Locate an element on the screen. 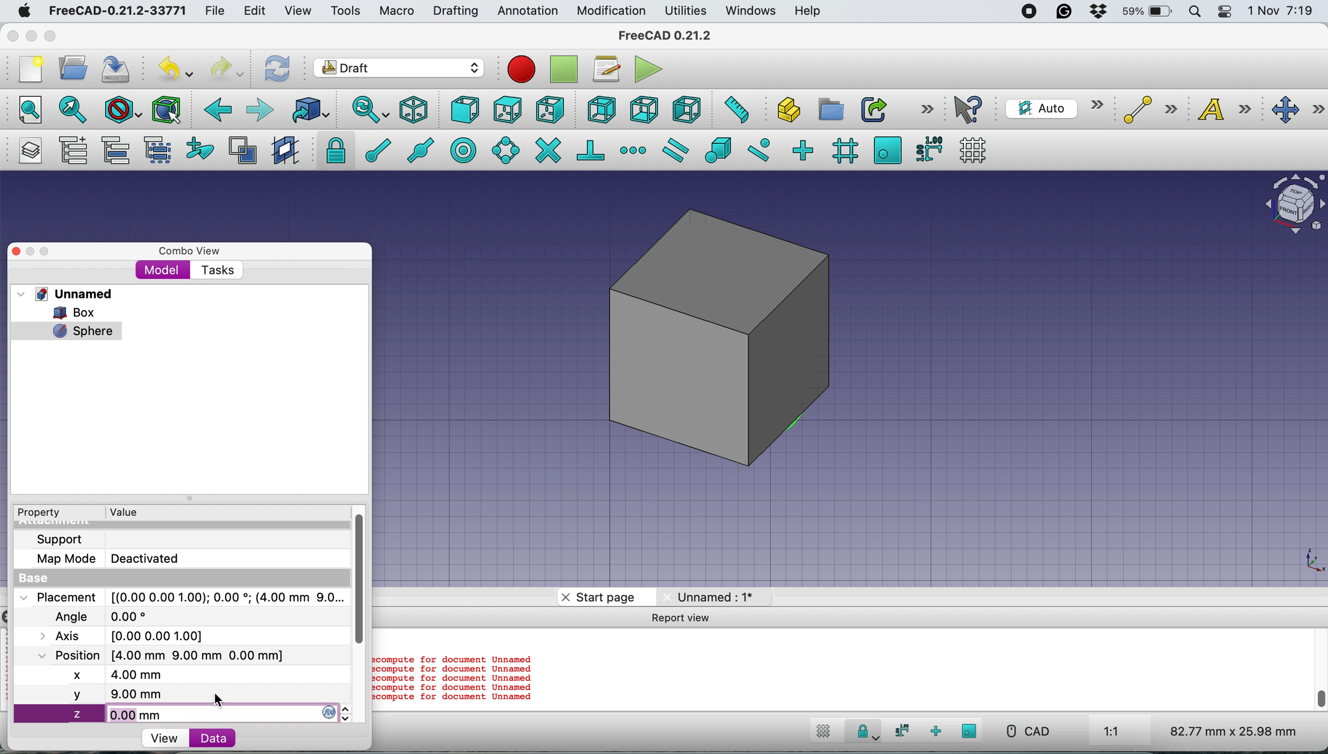 The width and height of the screenshot is (1328, 754). help is located at coordinates (809, 12).